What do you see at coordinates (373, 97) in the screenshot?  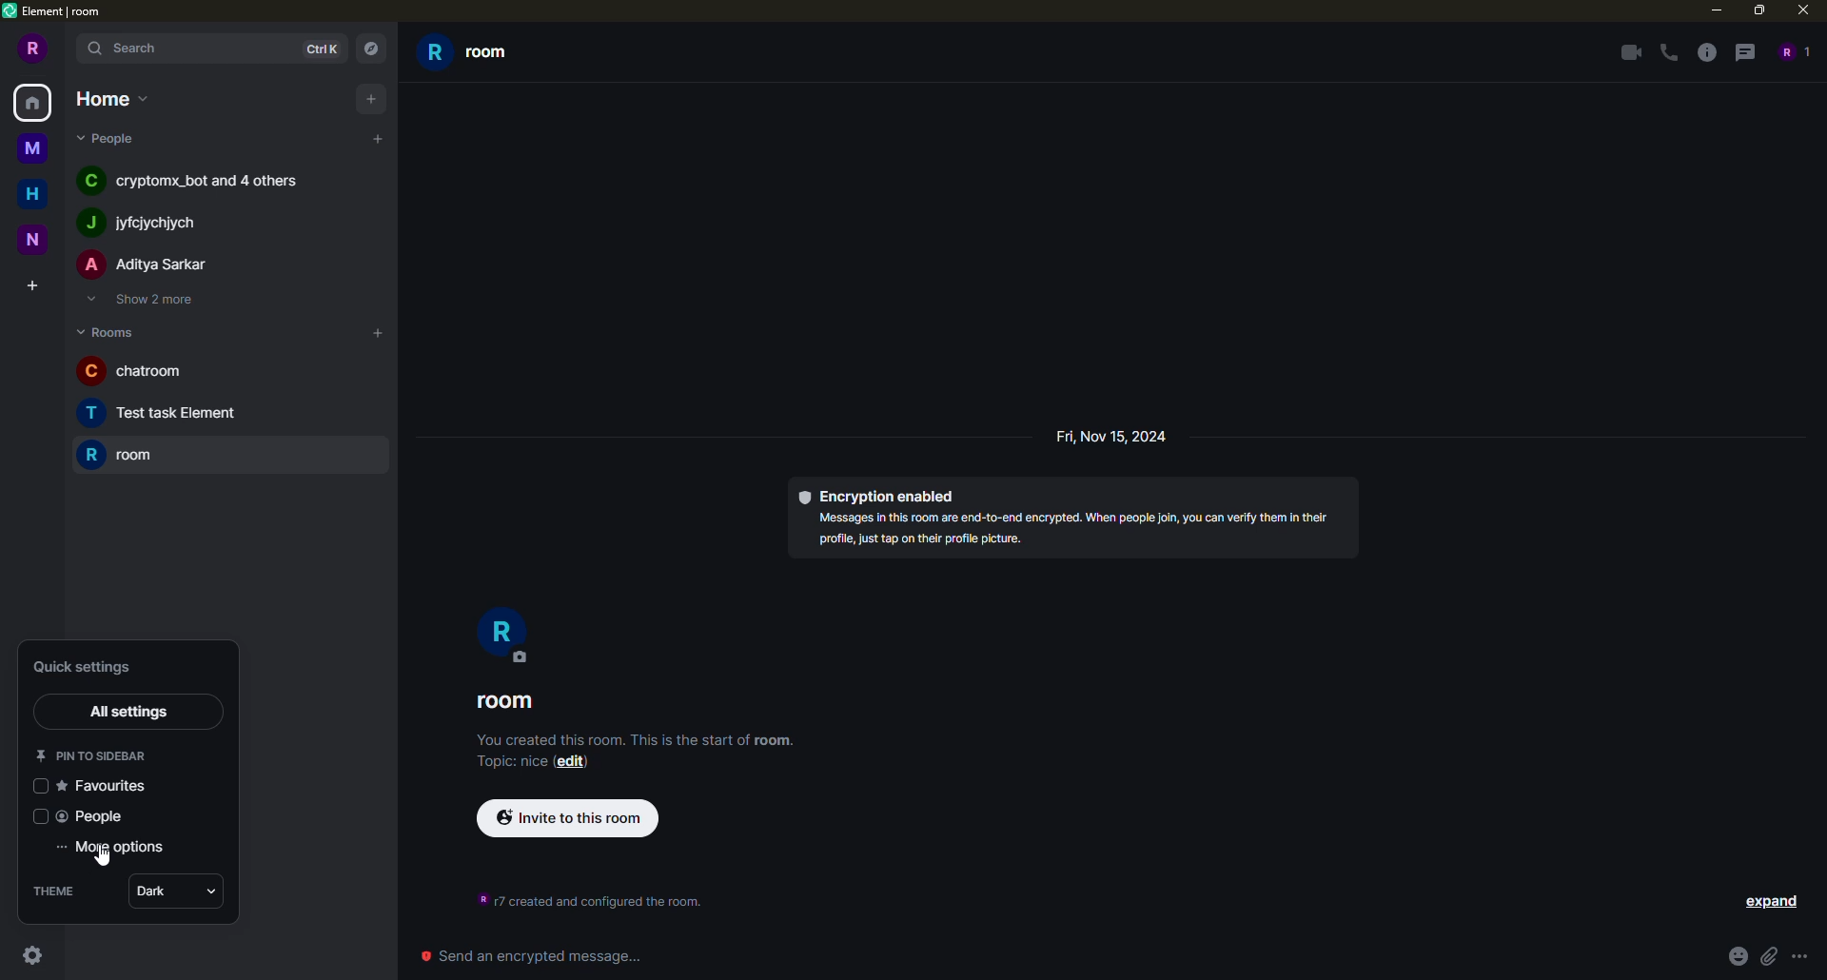 I see `add` at bounding box center [373, 97].